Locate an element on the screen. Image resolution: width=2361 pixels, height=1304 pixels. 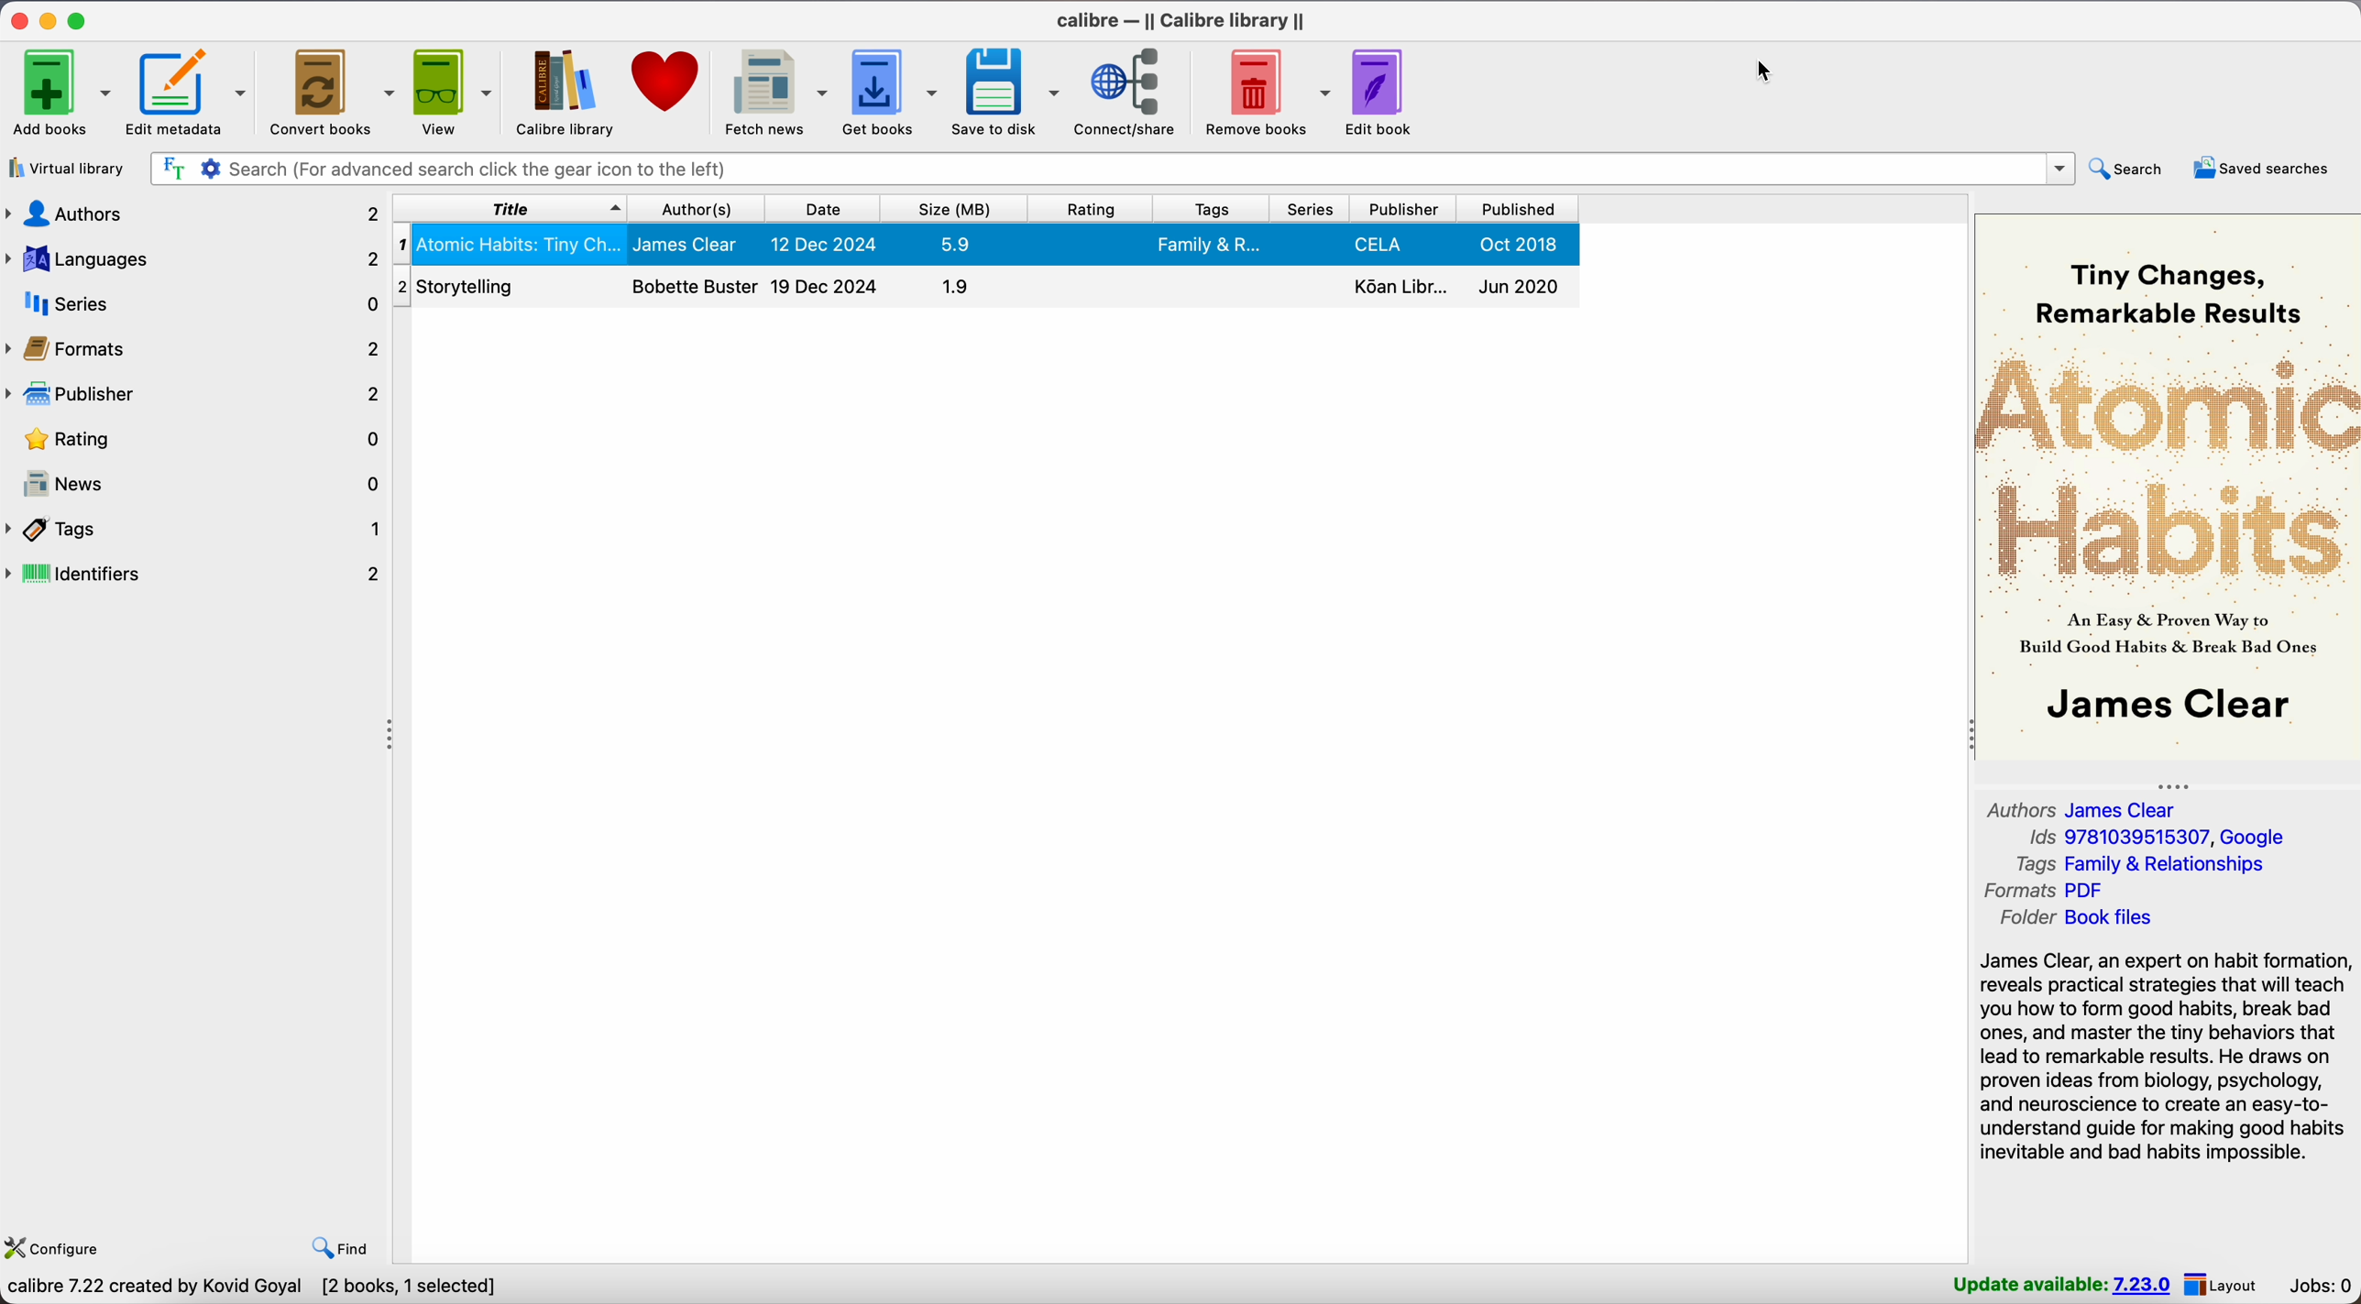
Calibre library is located at coordinates (564, 92).